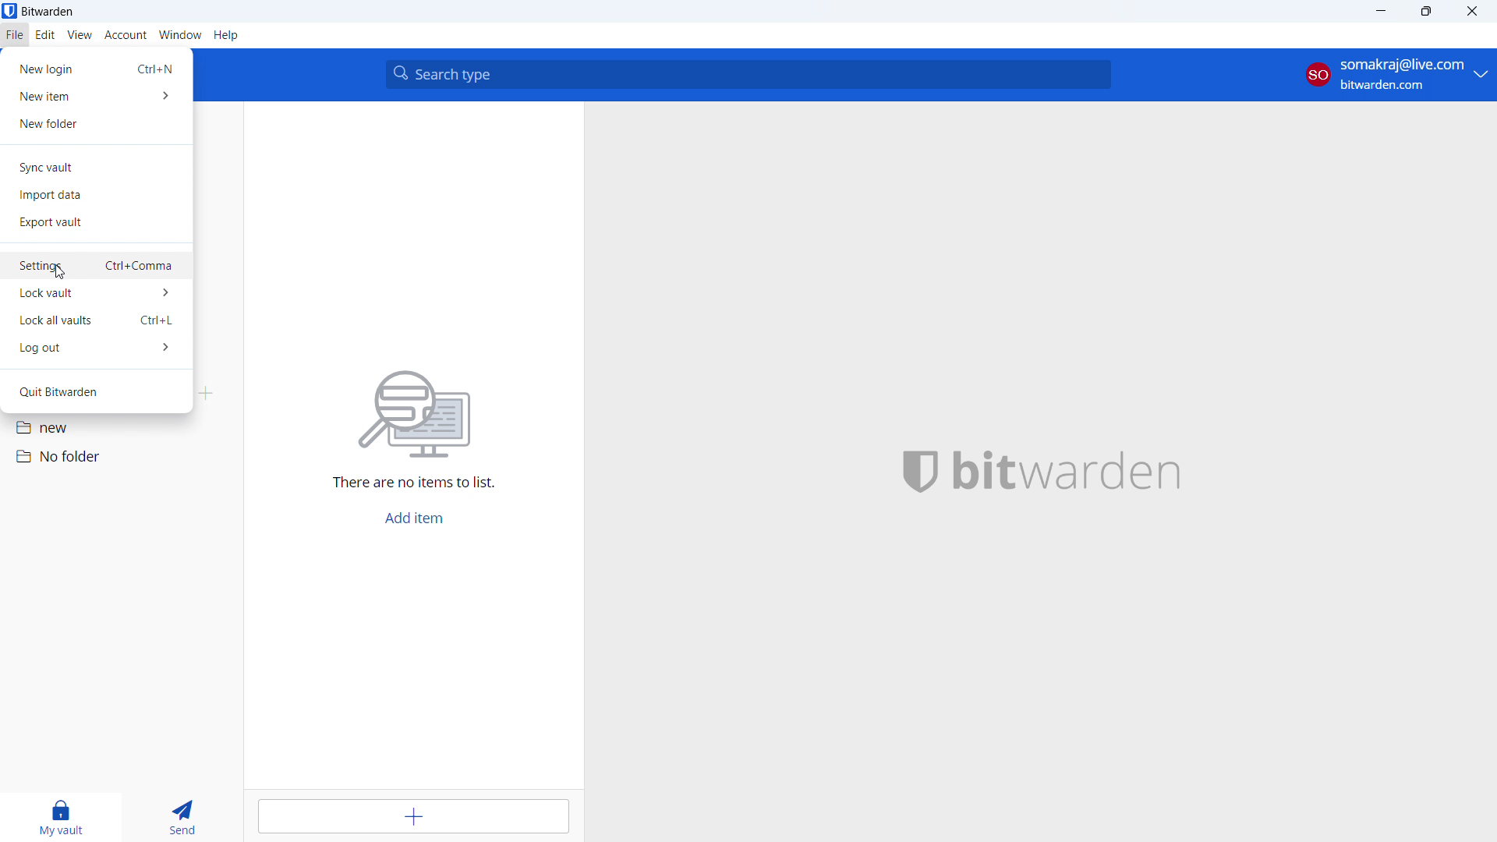 This screenshot has height=842, width=1497. I want to click on cursor, so click(58, 272).